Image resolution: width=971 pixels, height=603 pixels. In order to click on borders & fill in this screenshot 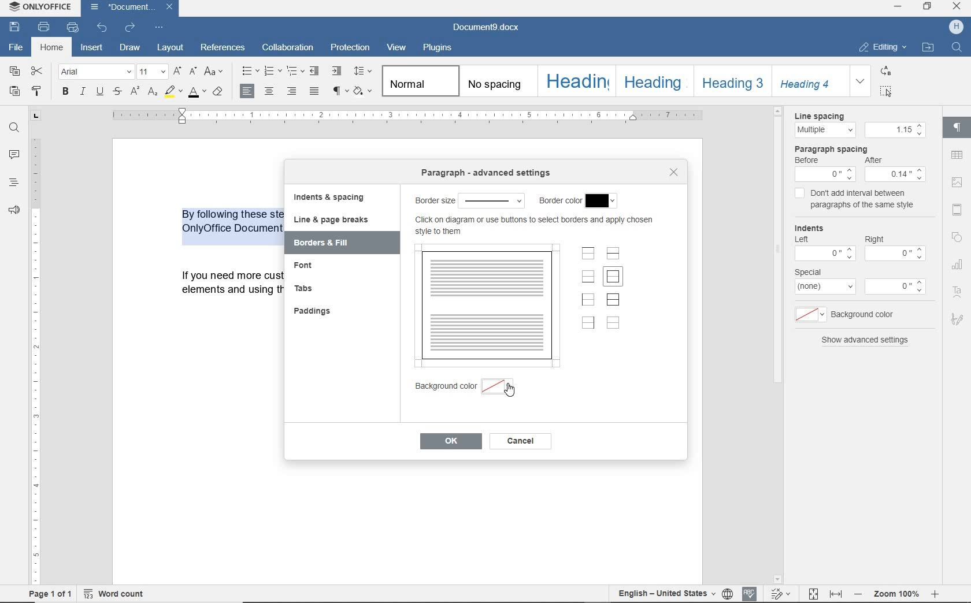, I will do `click(329, 243)`.